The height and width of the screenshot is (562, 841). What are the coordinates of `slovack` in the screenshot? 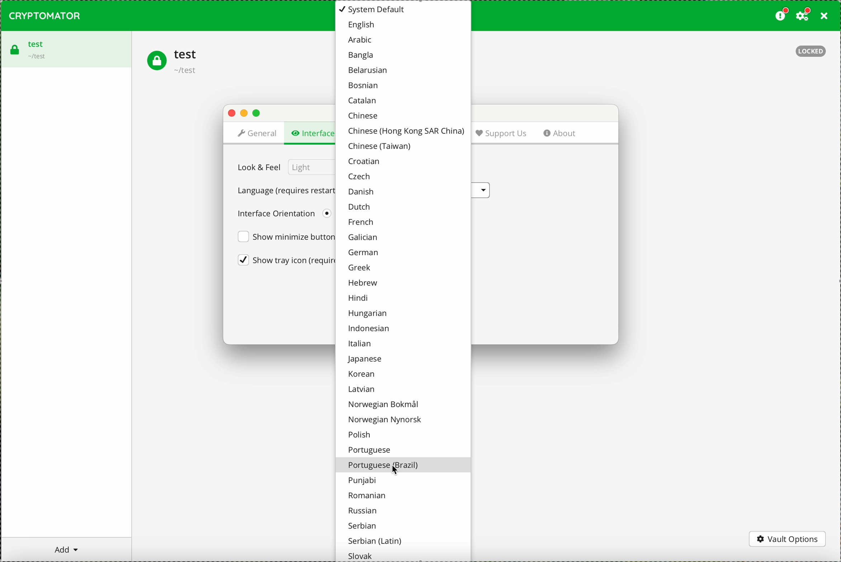 It's located at (363, 556).